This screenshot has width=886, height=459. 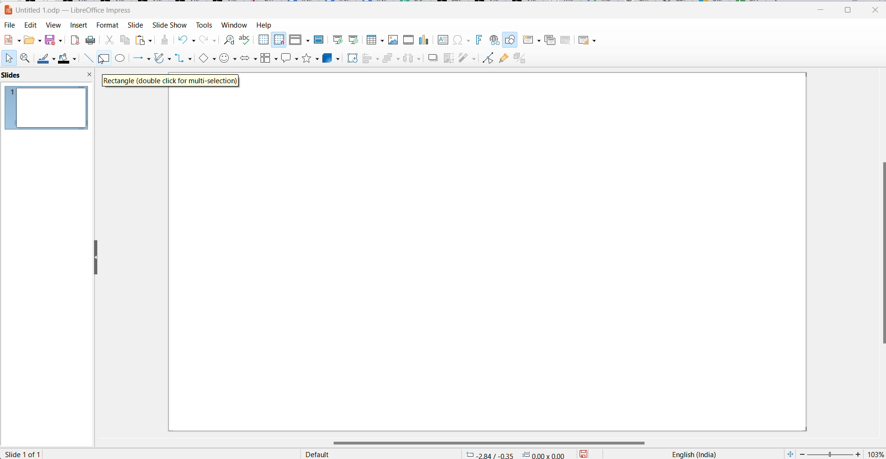 What do you see at coordinates (426, 40) in the screenshot?
I see `Insert charts` at bounding box center [426, 40].